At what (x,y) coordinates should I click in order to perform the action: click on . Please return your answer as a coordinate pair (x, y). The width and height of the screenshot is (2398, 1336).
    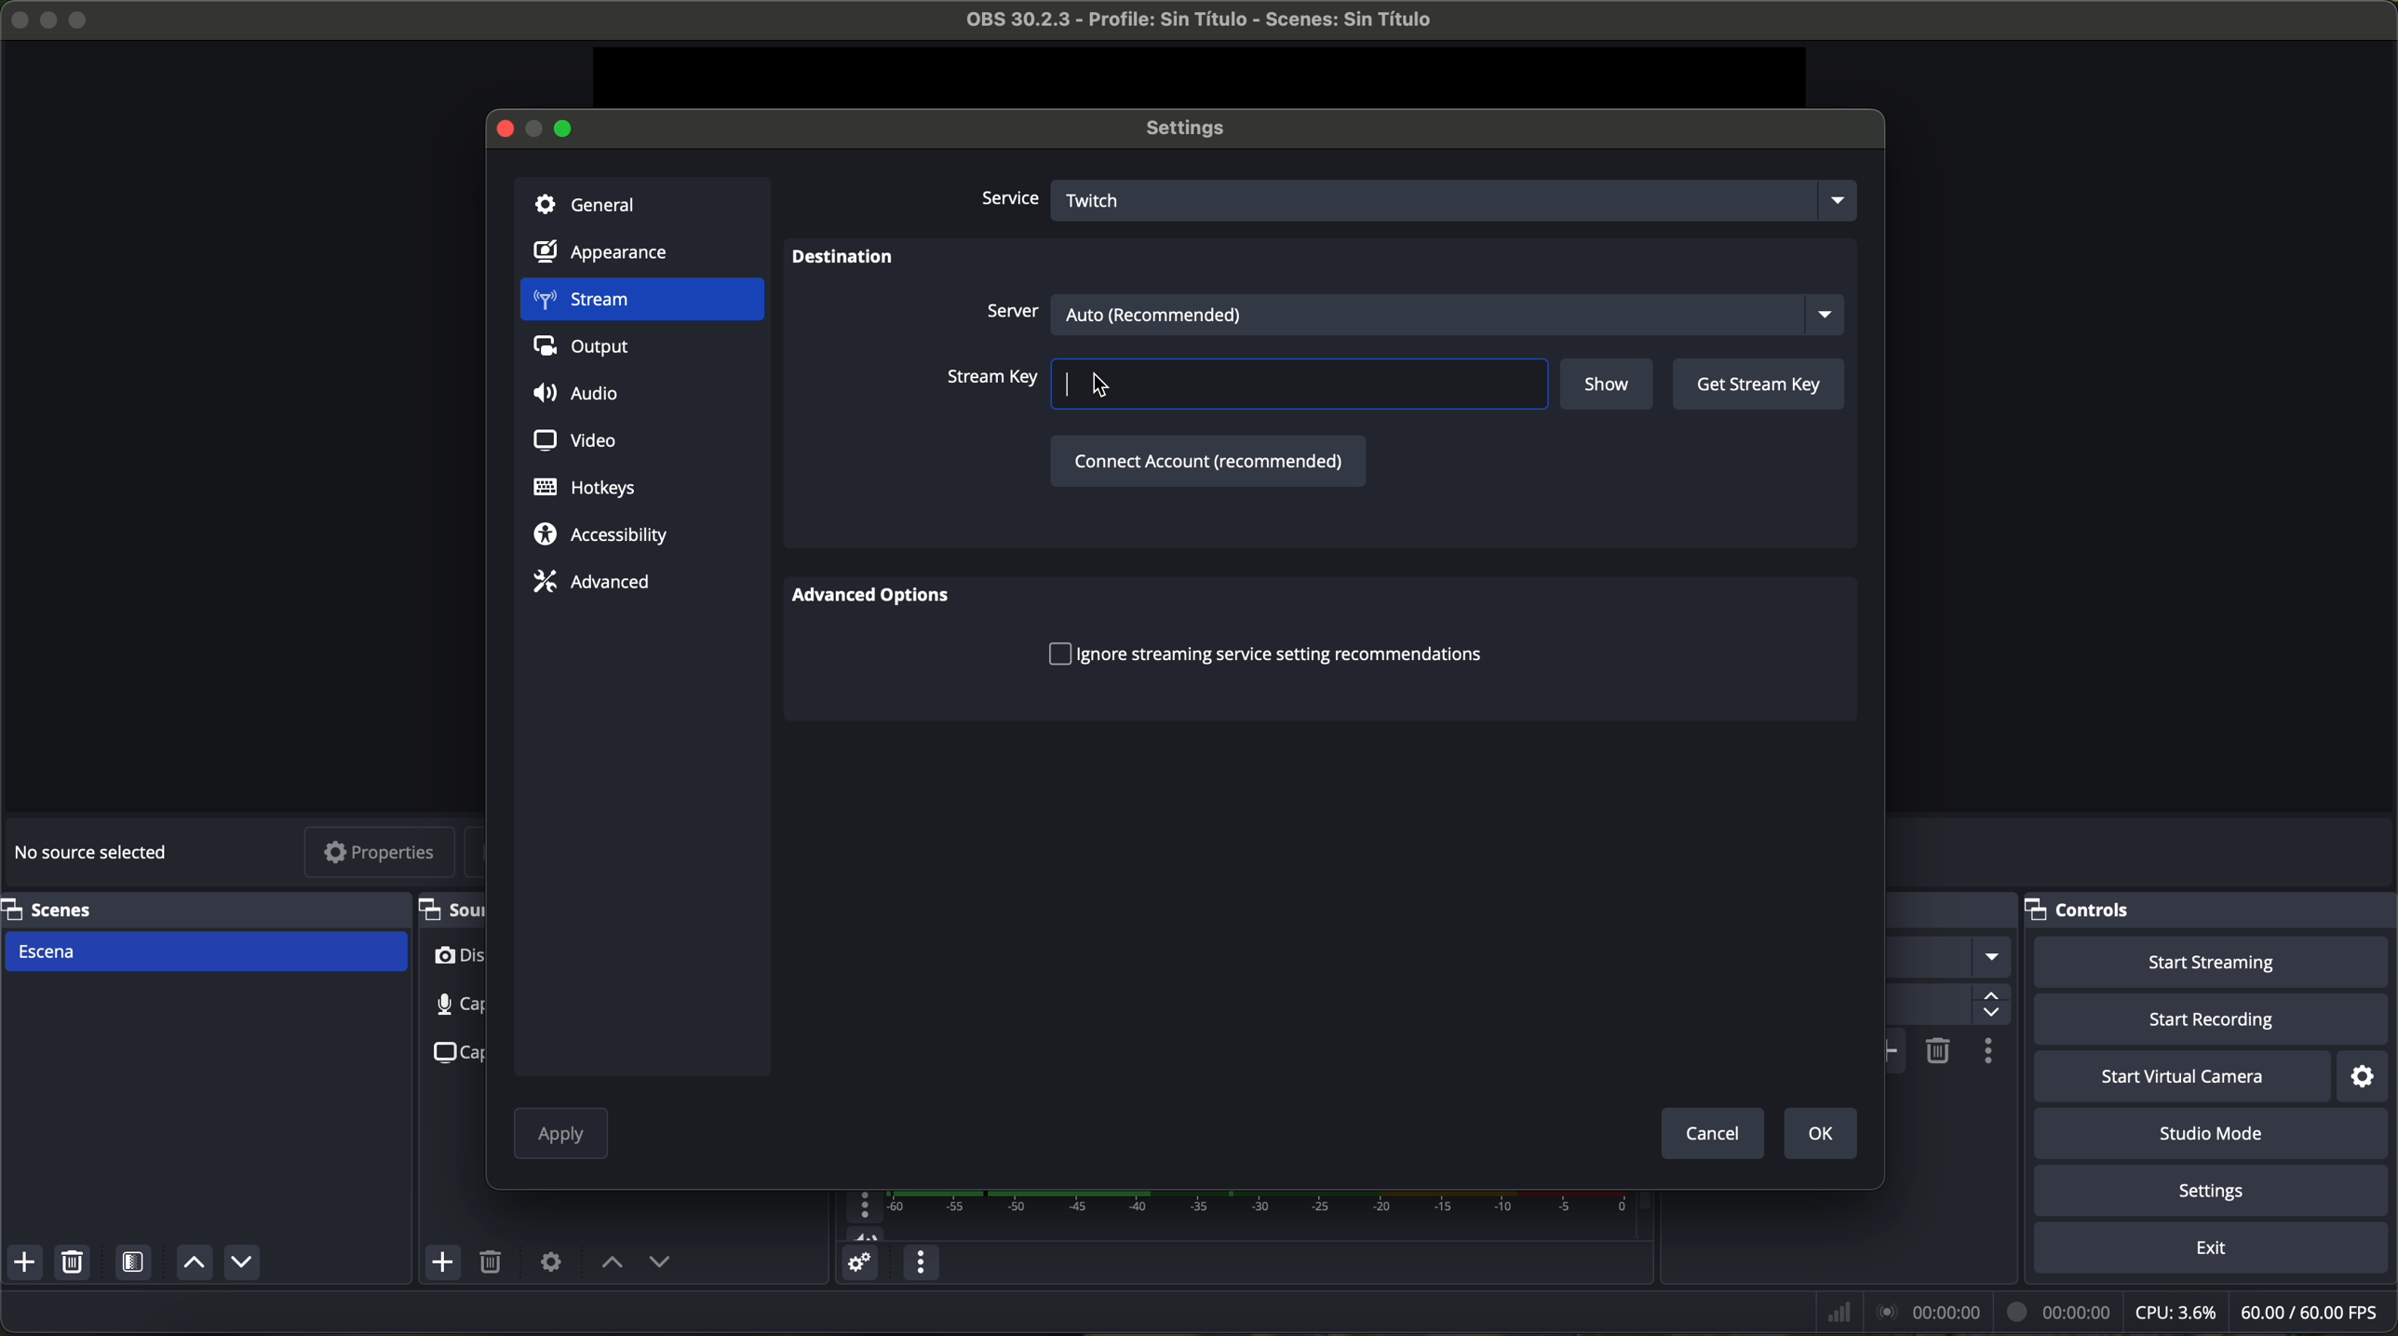
    Looking at the image, I should click on (1953, 911).